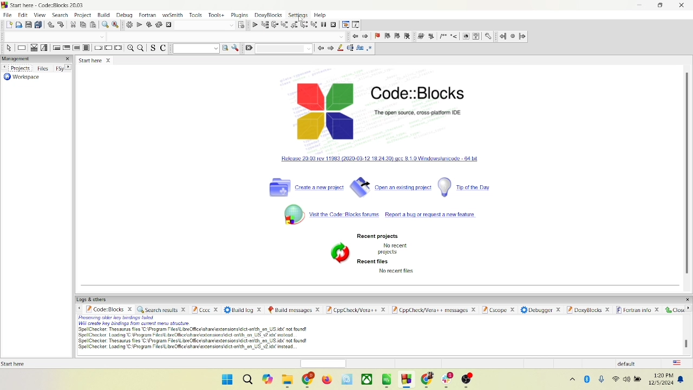 The image size is (693, 390). What do you see at coordinates (333, 213) in the screenshot?
I see `code block forum` at bounding box center [333, 213].